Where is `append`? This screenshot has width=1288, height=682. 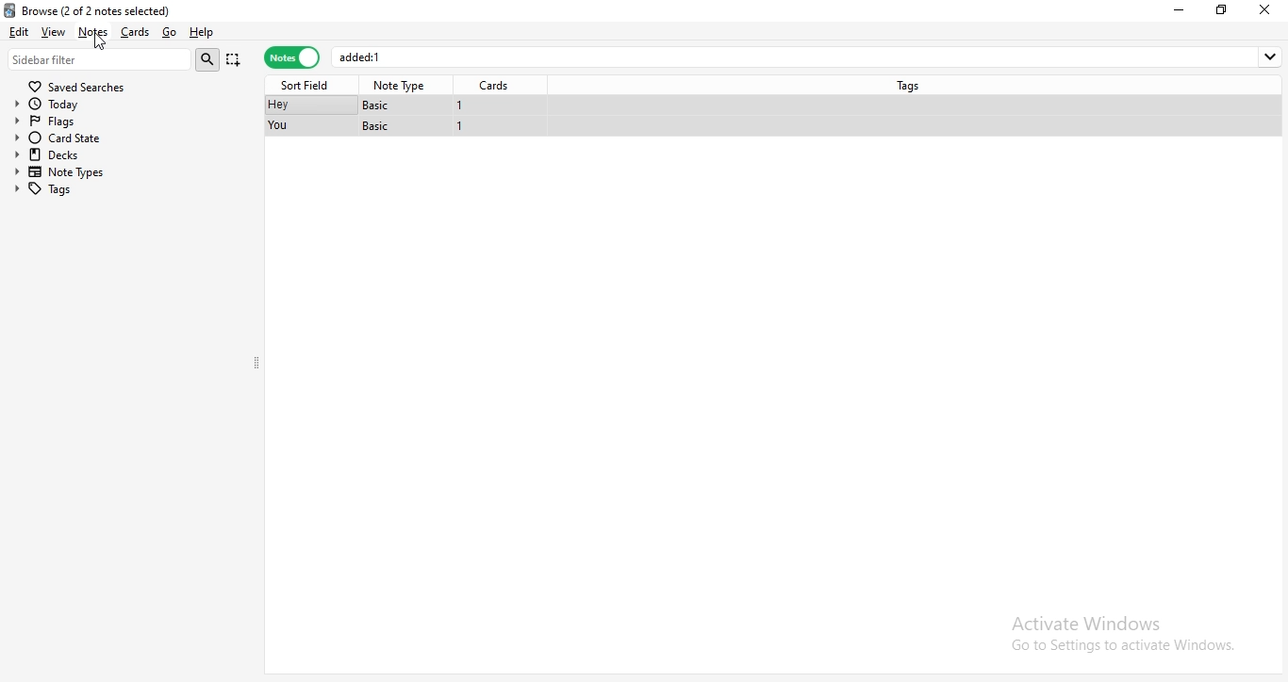 append is located at coordinates (235, 61).